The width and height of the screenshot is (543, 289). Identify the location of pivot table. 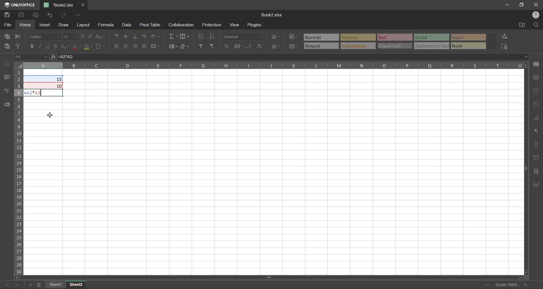
(537, 159).